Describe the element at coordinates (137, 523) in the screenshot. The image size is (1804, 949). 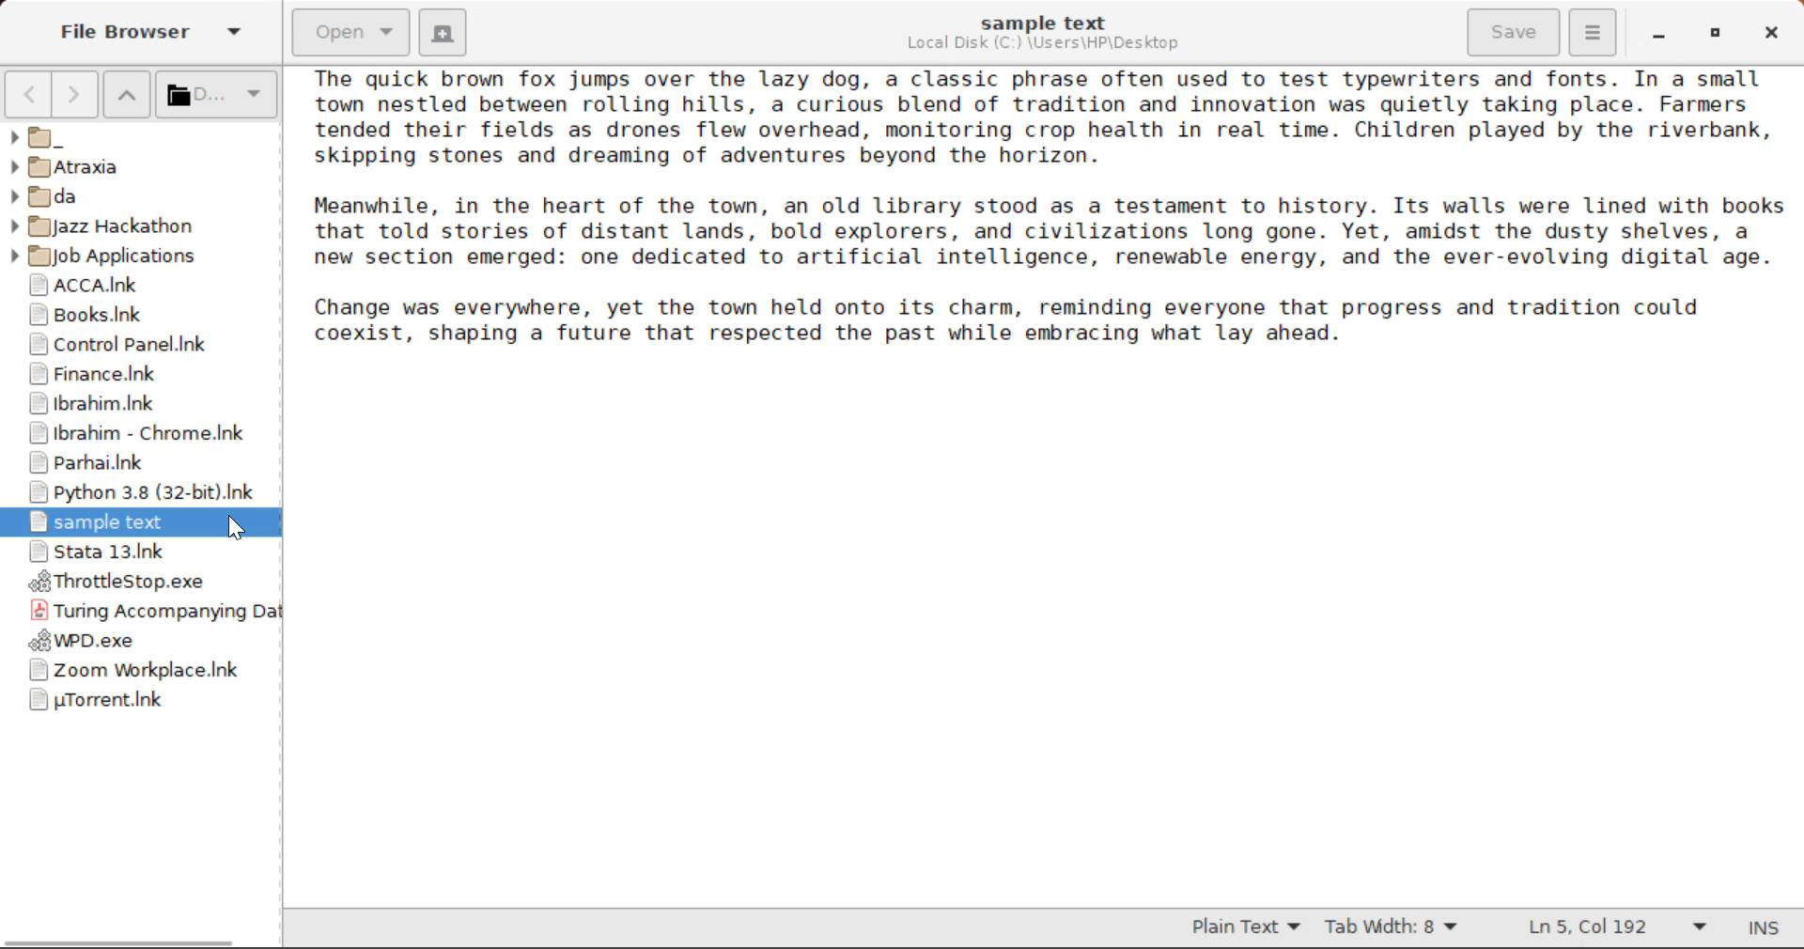
I see `Cursor on Opened File` at that location.